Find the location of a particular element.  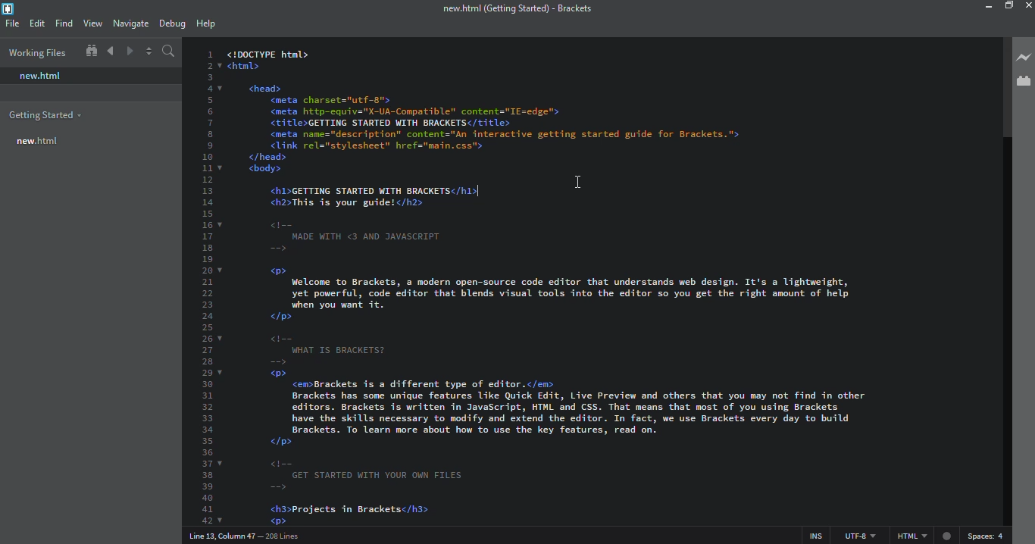

new is located at coordinates (38, 139).